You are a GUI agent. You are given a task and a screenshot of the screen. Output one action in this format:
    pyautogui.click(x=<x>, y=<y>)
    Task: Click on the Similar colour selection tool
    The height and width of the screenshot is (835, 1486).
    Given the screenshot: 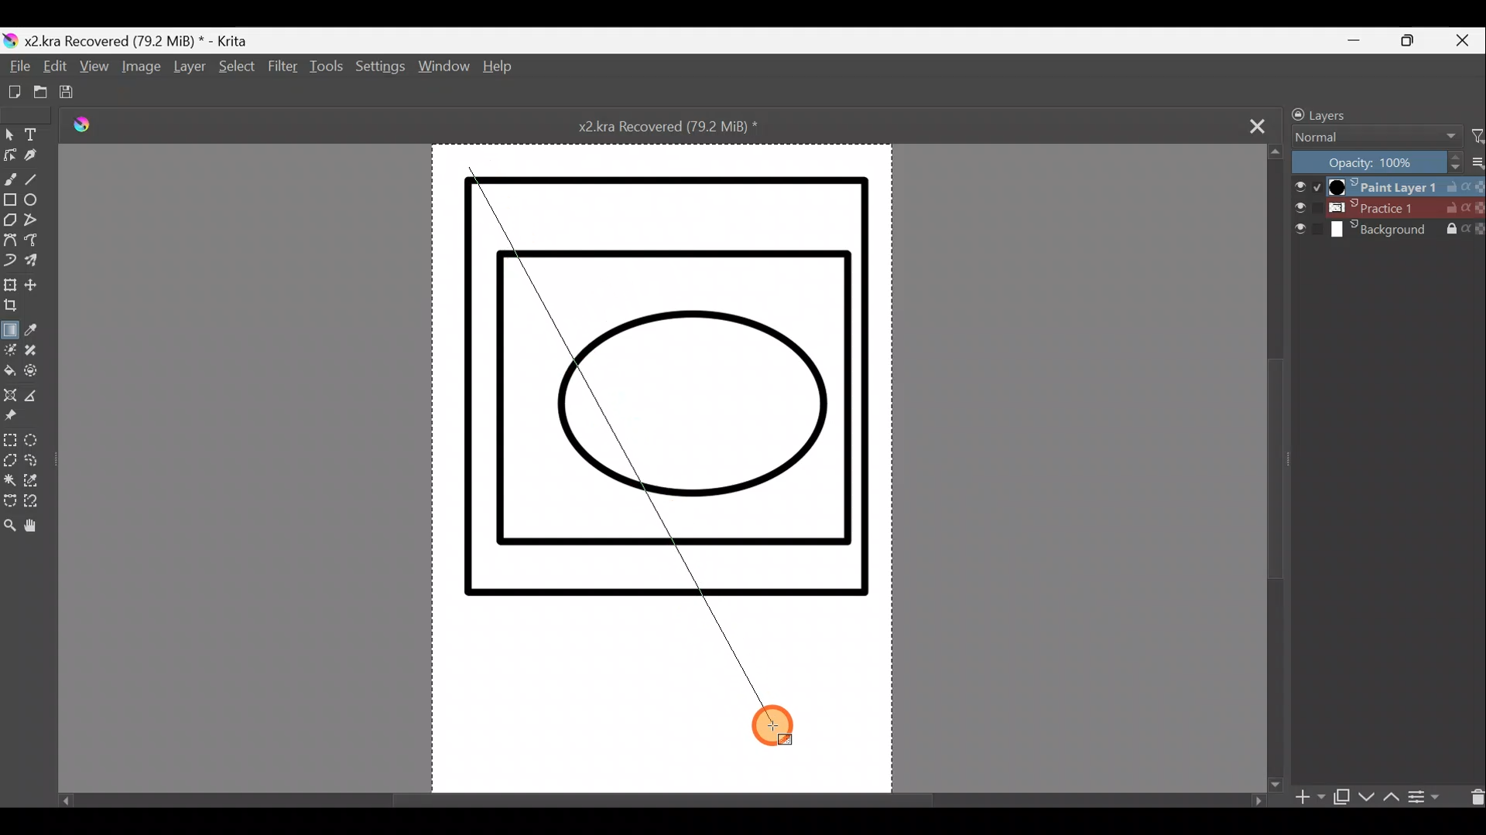 What is the action you would take?
    pyautogui.click(x=35, y=484)
    